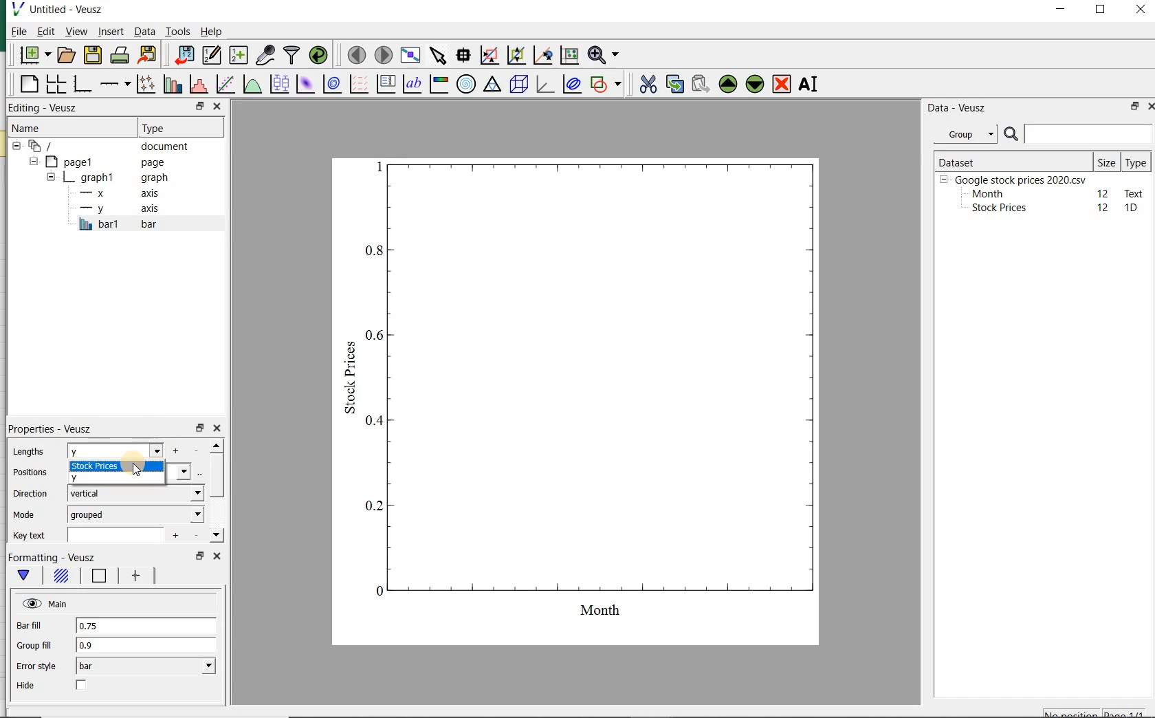 The width and height of the screenshot is (1155, 718). What do you see at coordinates (76, 32) in the screenshot?
I see `view` at bounding box center [76, 32].